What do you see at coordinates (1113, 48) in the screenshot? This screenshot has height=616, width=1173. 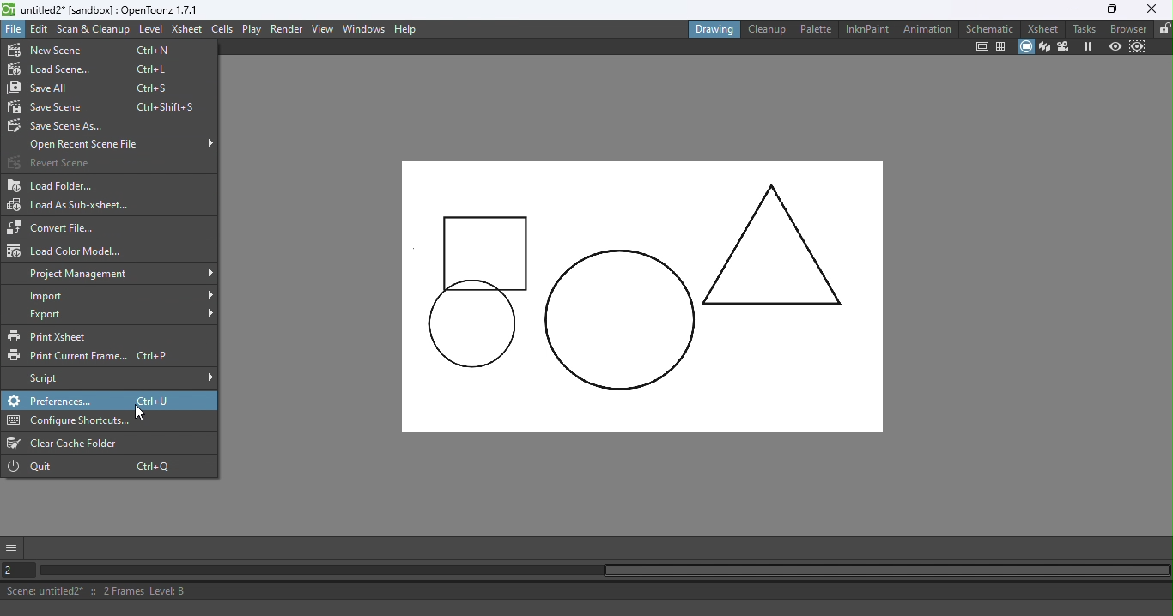 I see `Preview` at bounding box center [1113, 48].